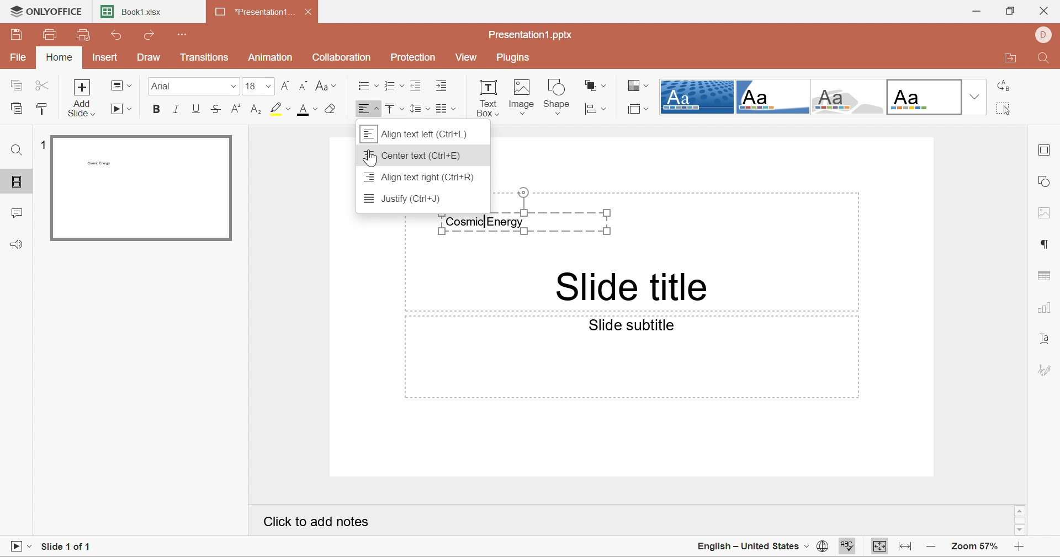  Describe the element at coordinates (448, 110) in the screenshot. I see `Insert columns` at that location.